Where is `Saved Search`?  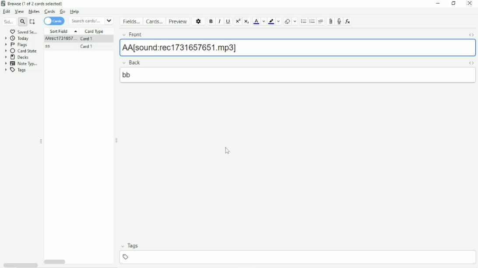
Saved Search is located at coordinates (24, 32).